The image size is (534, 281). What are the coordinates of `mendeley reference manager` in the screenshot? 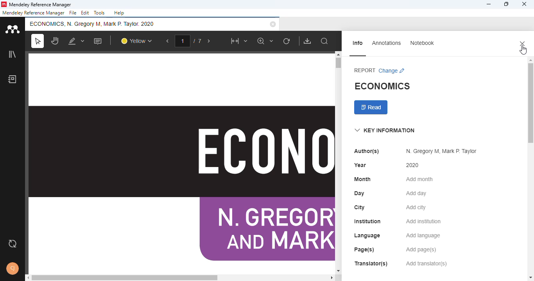 It's located at (33, 13).